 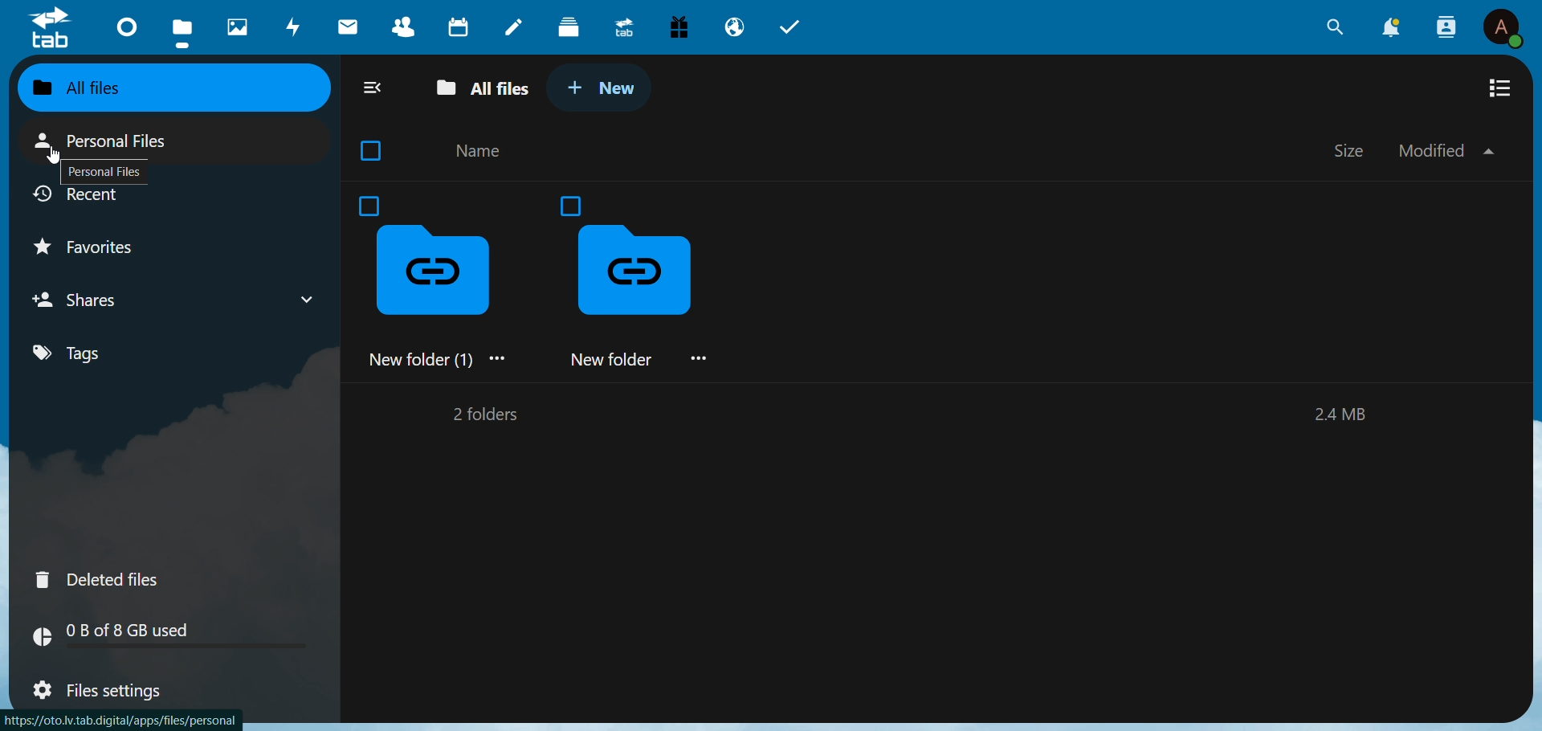 I want to click on hindi, so click(x=239, y=27).